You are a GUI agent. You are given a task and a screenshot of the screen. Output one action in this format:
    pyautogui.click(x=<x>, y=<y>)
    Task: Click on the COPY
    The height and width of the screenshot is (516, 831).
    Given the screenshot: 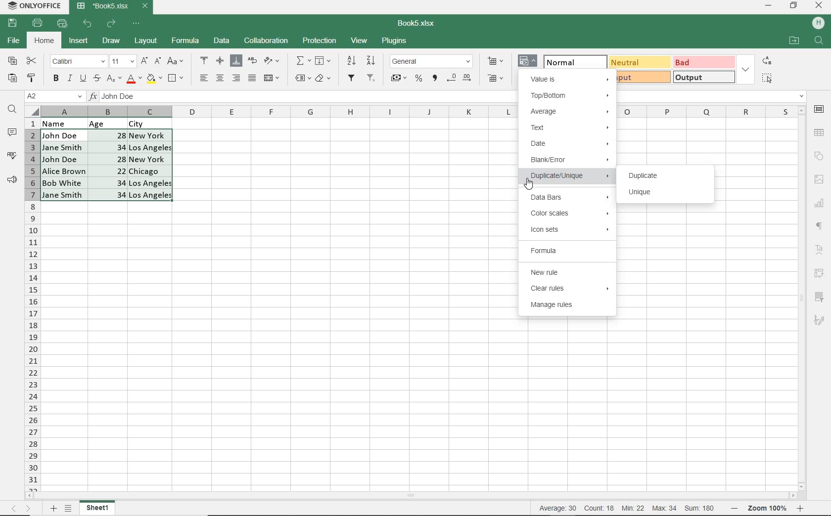 What is the action you would take?
    pyautogui.click(x=13, y=61)
    